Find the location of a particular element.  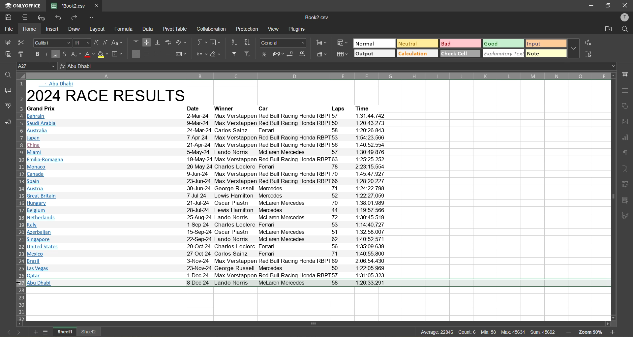

close tab is located at coordinates (96, 5).